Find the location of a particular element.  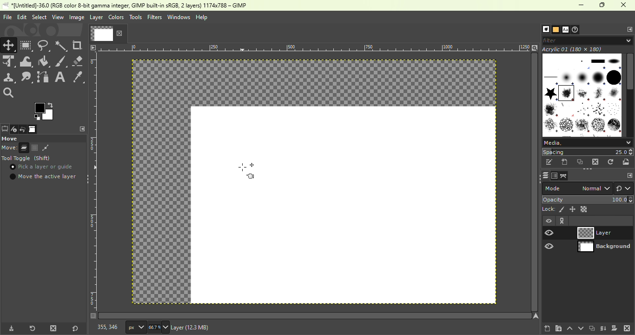

Paths is located at coordinates (564, 176).